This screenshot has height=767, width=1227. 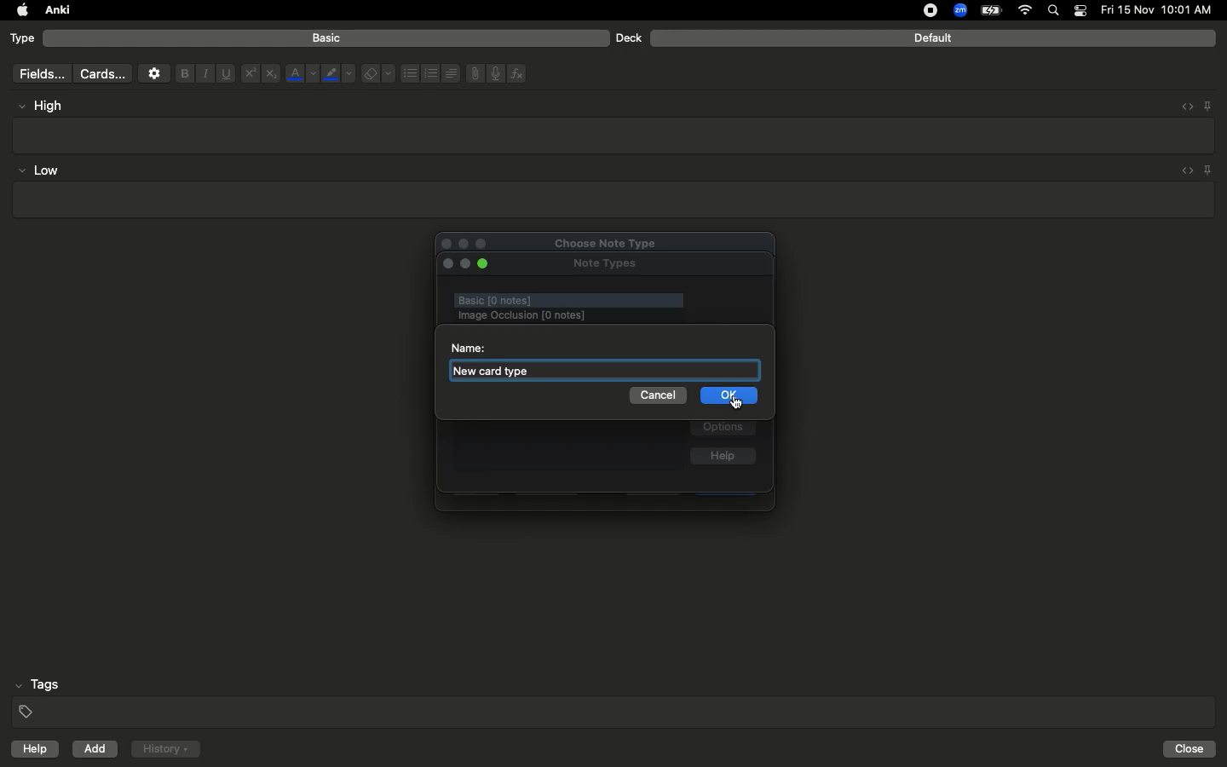 What do you see at coordinates (431, 73) in the screenshot?
I see `Numbered bullets` at bounding box center [431, 73].